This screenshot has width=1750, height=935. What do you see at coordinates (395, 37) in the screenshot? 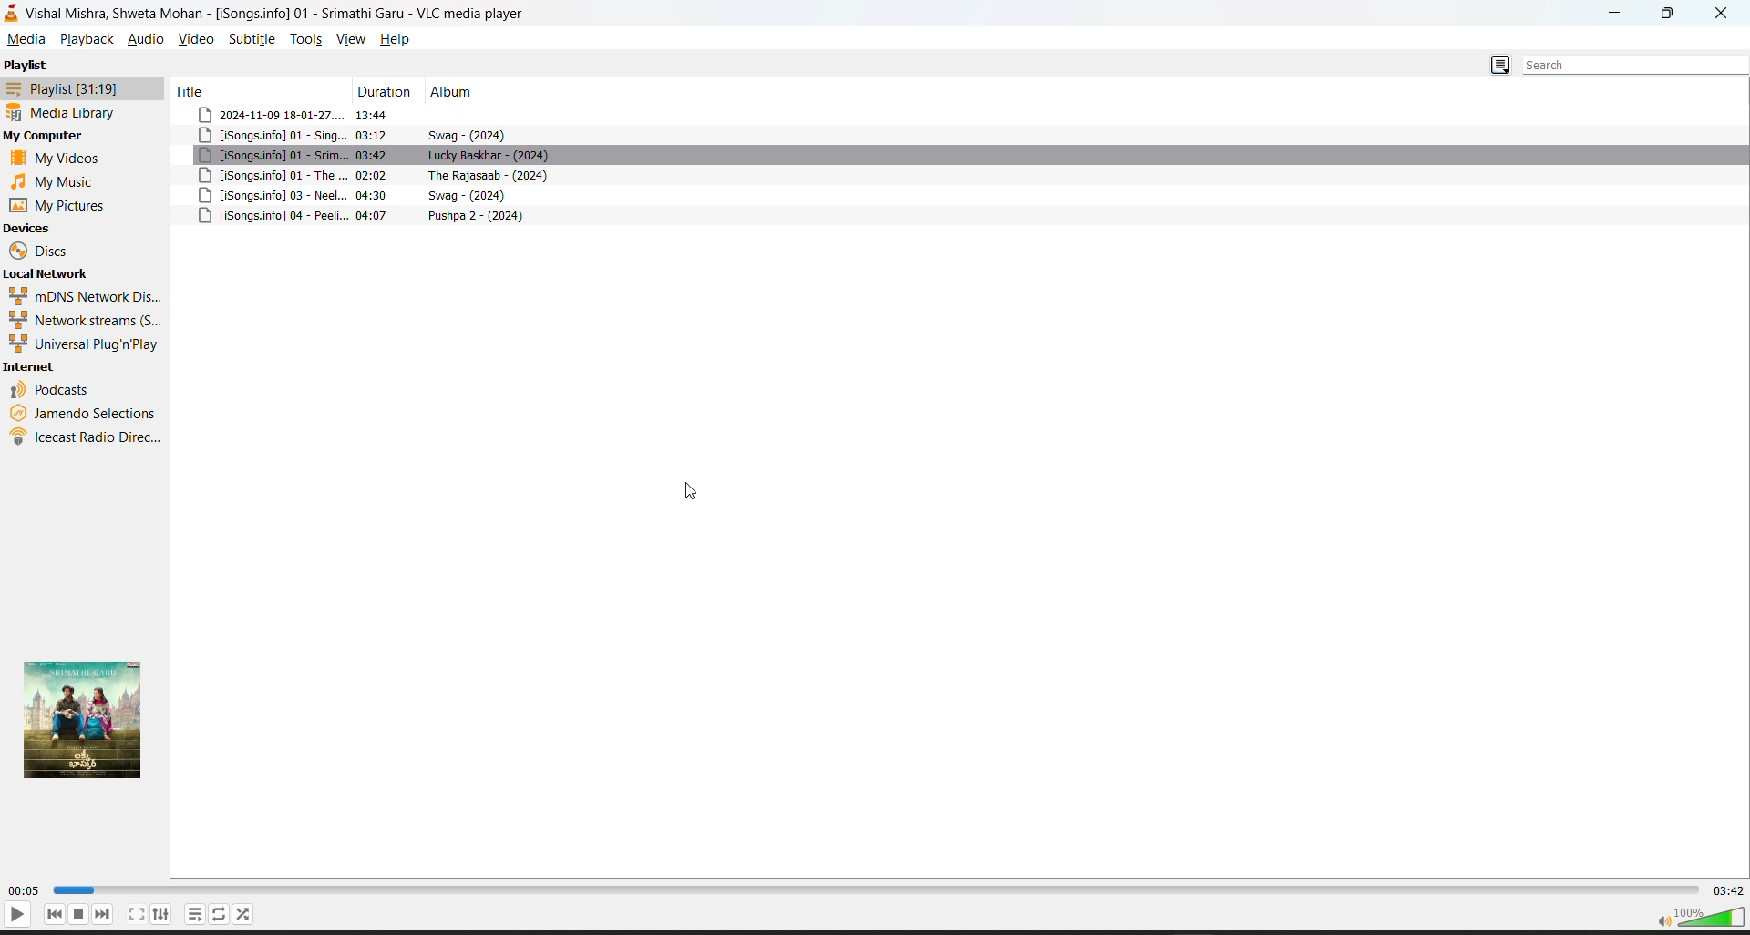
I see `help` at bounding box center [395, 37].